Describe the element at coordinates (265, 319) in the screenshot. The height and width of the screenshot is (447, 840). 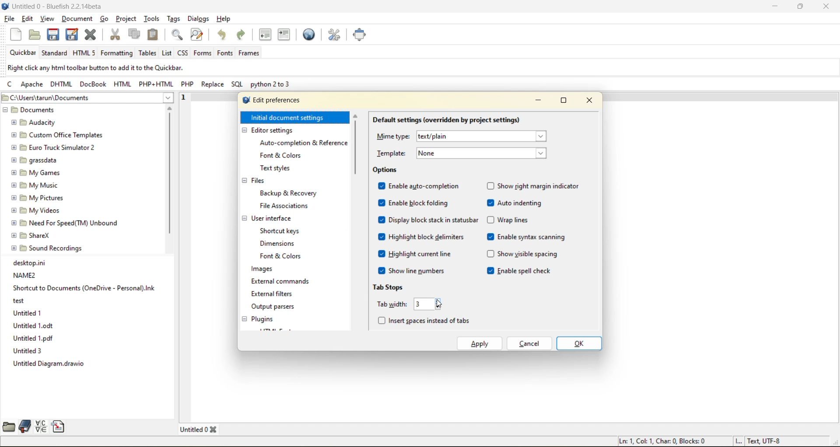
I see `plugins` at that location.